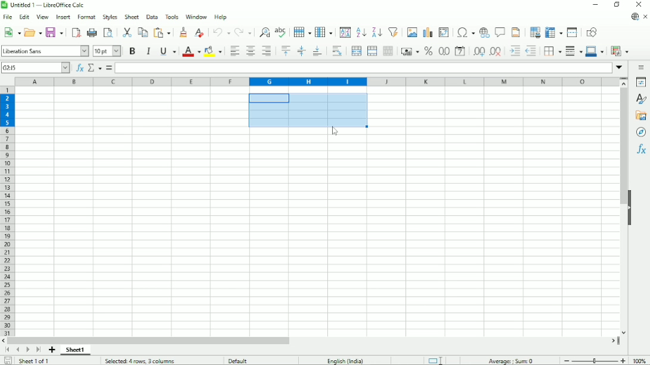 This screenshot has height=365, width=650. What do you see at coordinates (301, 32) in the screenshot?
I see `Row` at bounding box center [301, 32].